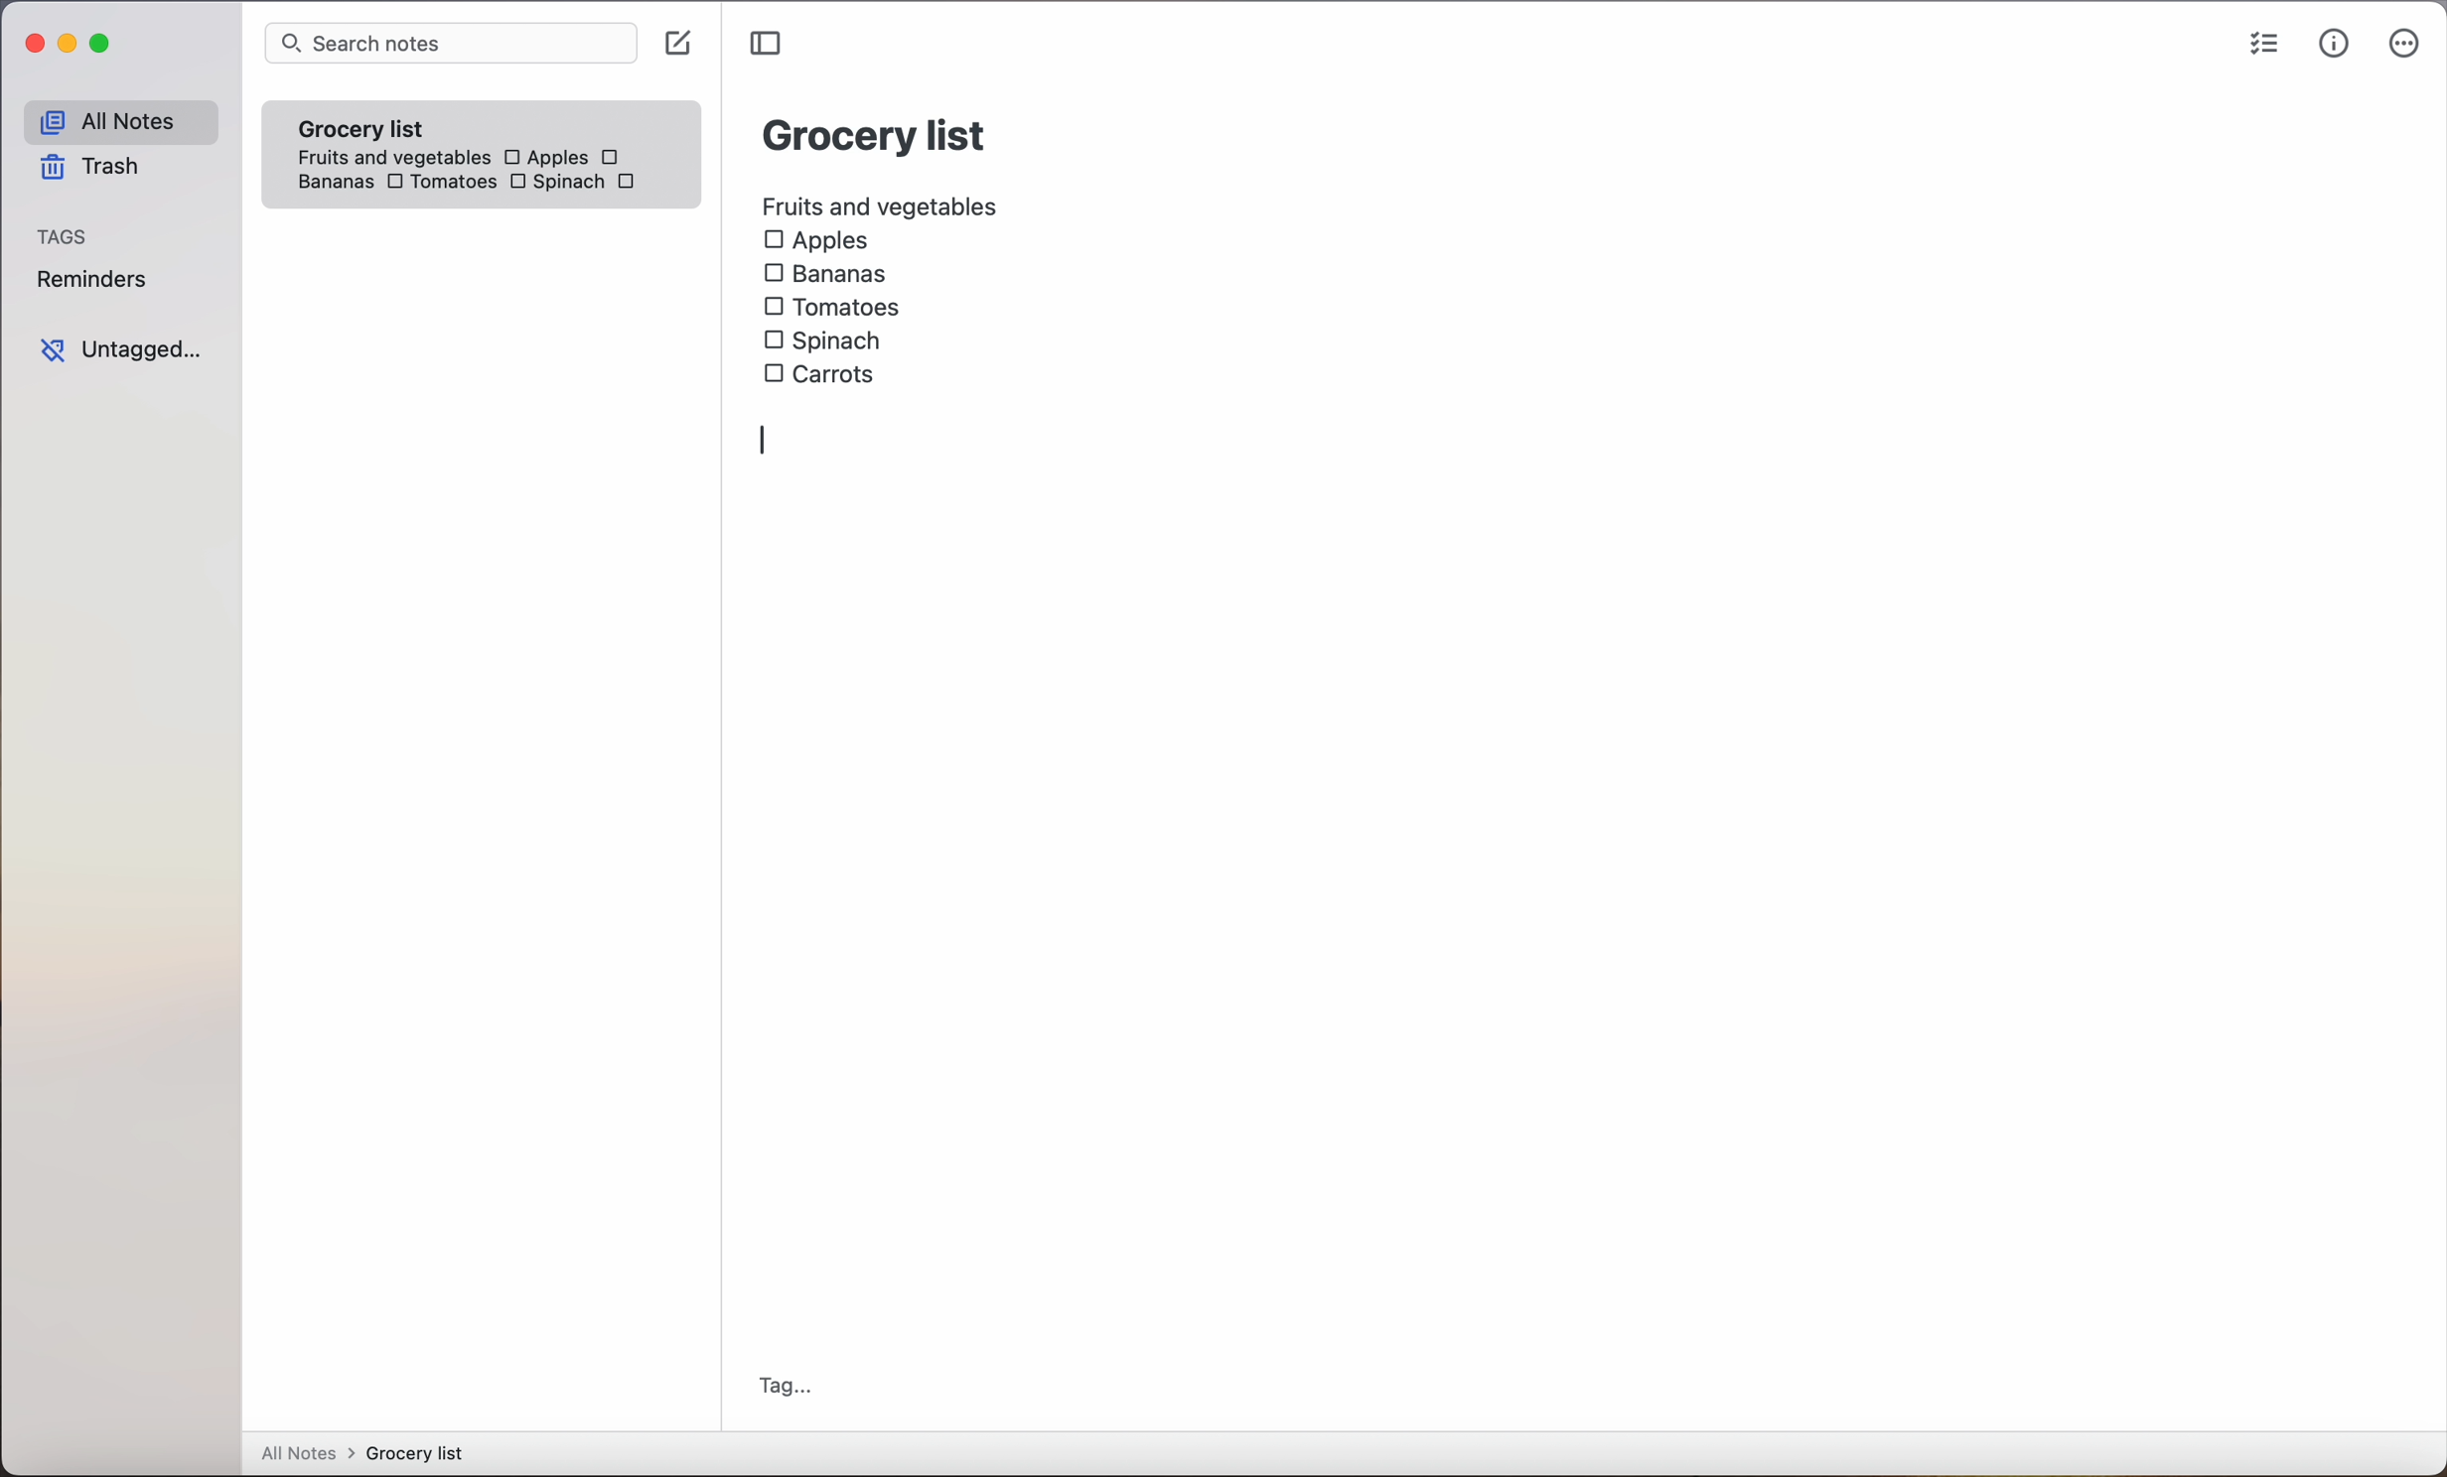  What do you see at coordinates (614, 157) in the screenshot?
I see `checkbox` at bounding box center [614, 157].